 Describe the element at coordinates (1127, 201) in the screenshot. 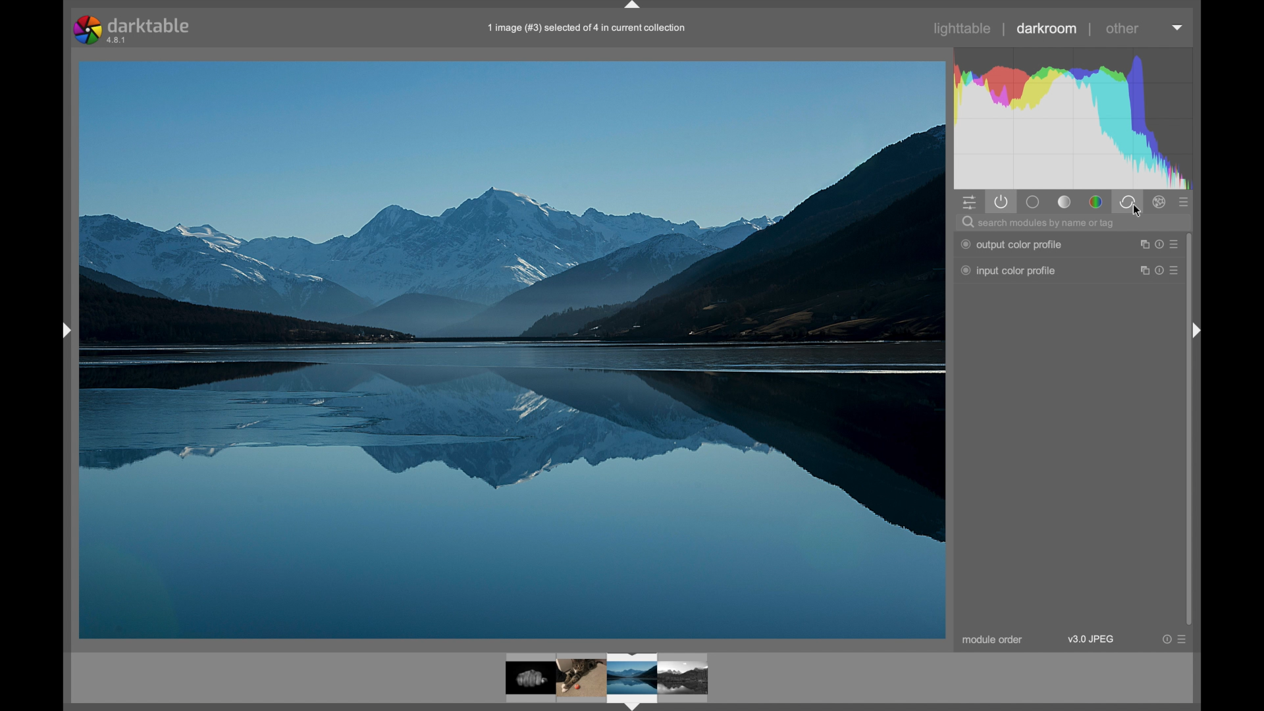

I see `correct` at that location.